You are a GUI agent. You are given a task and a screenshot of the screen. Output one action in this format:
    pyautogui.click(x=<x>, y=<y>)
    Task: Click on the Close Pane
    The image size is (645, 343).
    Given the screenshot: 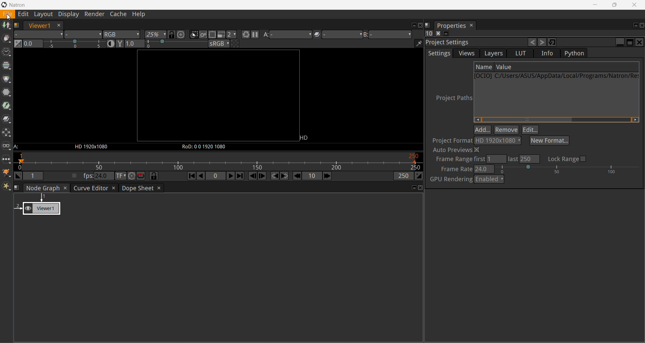 What is the action you would take?
    pyautogui.click(x=641, y=25)
    